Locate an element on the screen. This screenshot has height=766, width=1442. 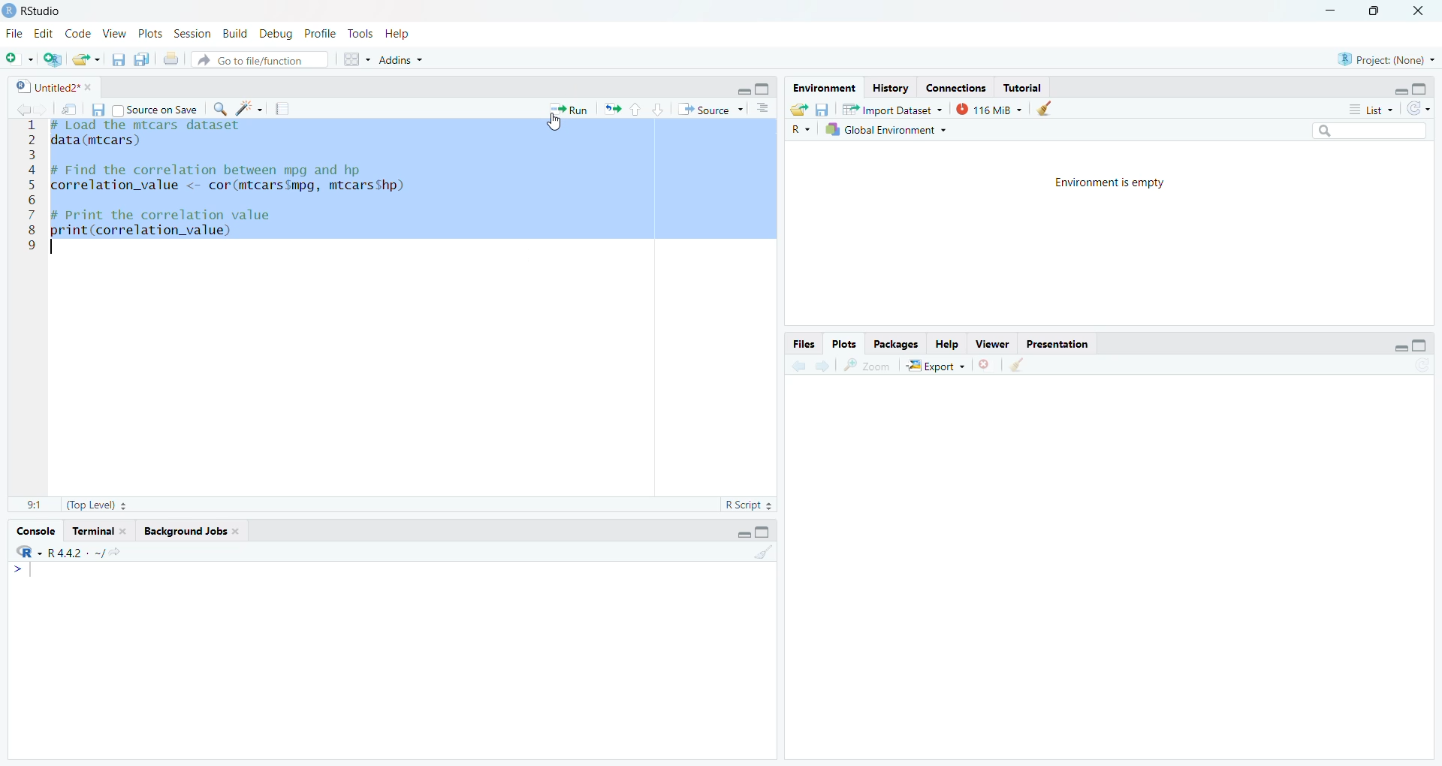
Import Database is located at coordinates (892, 110).